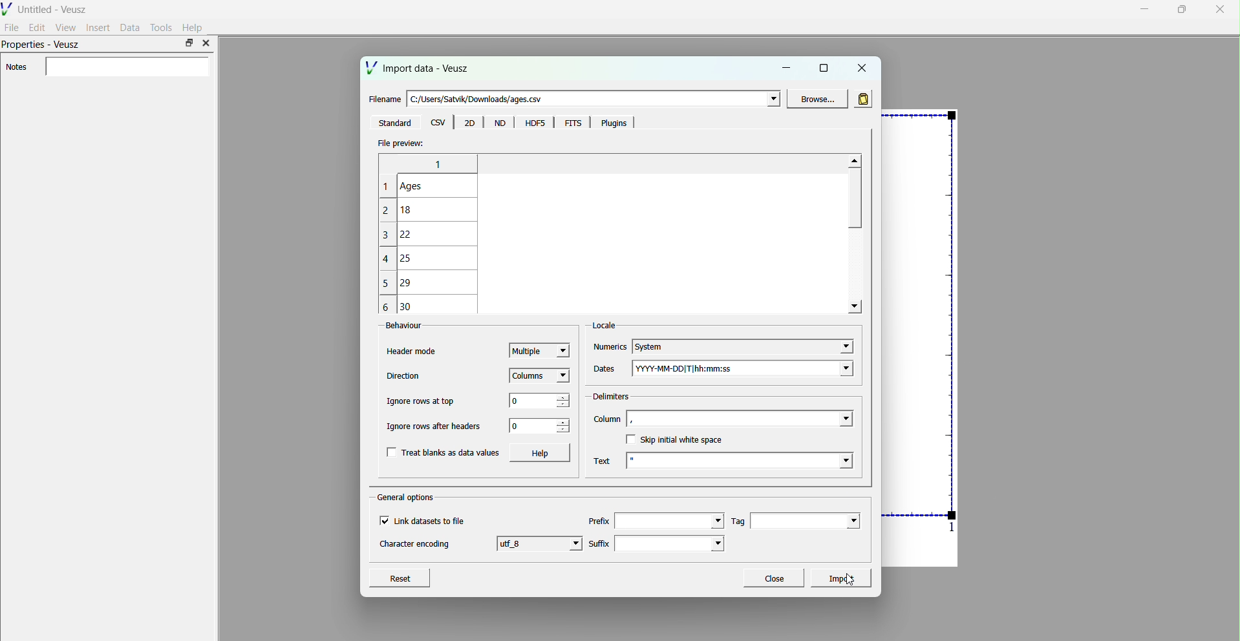  I want to click on scroll bar, so click(857, 199).